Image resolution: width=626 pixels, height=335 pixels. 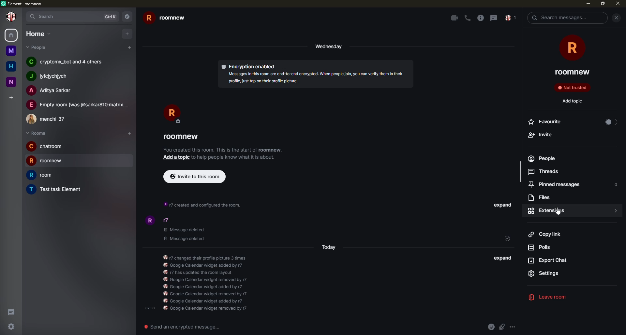 What do you see at coordinates (12, 66) in the screenshot?
I see `home` at bounding box center [12, 66].